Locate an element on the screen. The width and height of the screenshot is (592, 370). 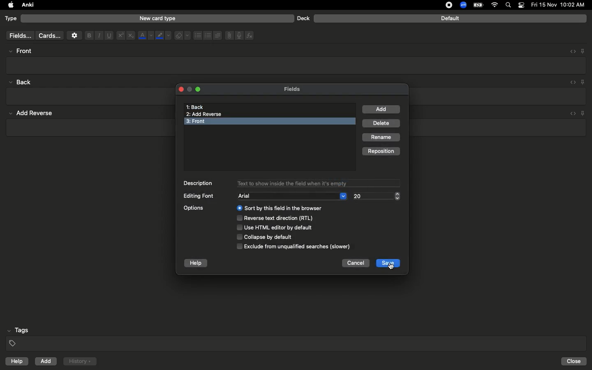
Type is located at coordinates (11, 19).